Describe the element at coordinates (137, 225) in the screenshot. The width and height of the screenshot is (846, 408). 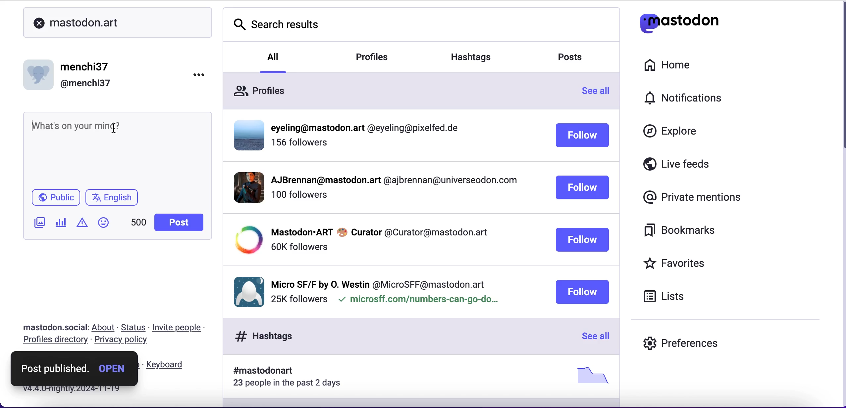
I see `characters left` at that location.